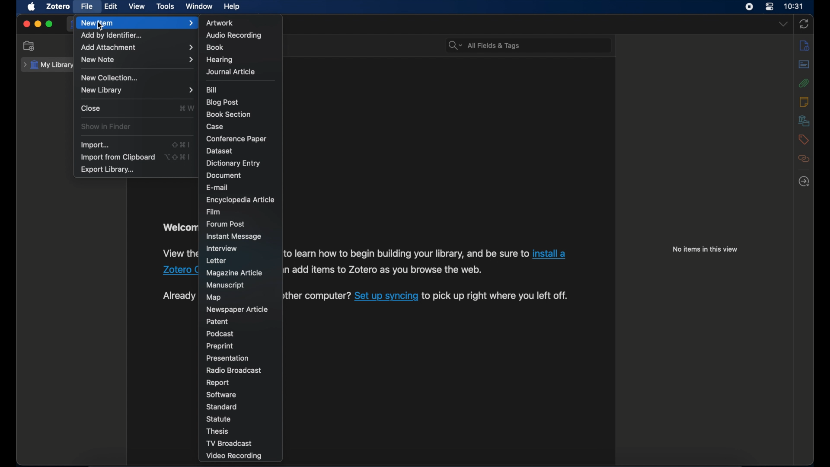 Image resolution: width=830 pixels, height=467 pixels. I want to click on shortcut, so click(178, 157).